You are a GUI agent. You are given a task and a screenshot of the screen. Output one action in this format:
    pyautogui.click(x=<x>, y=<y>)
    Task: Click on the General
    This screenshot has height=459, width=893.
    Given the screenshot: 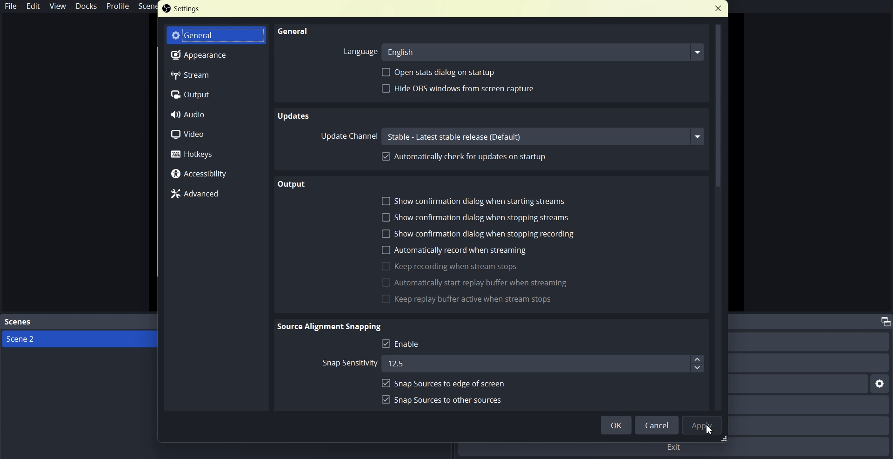 What is the action you would take?
    pyautogui.click(x=216, y=36)
    